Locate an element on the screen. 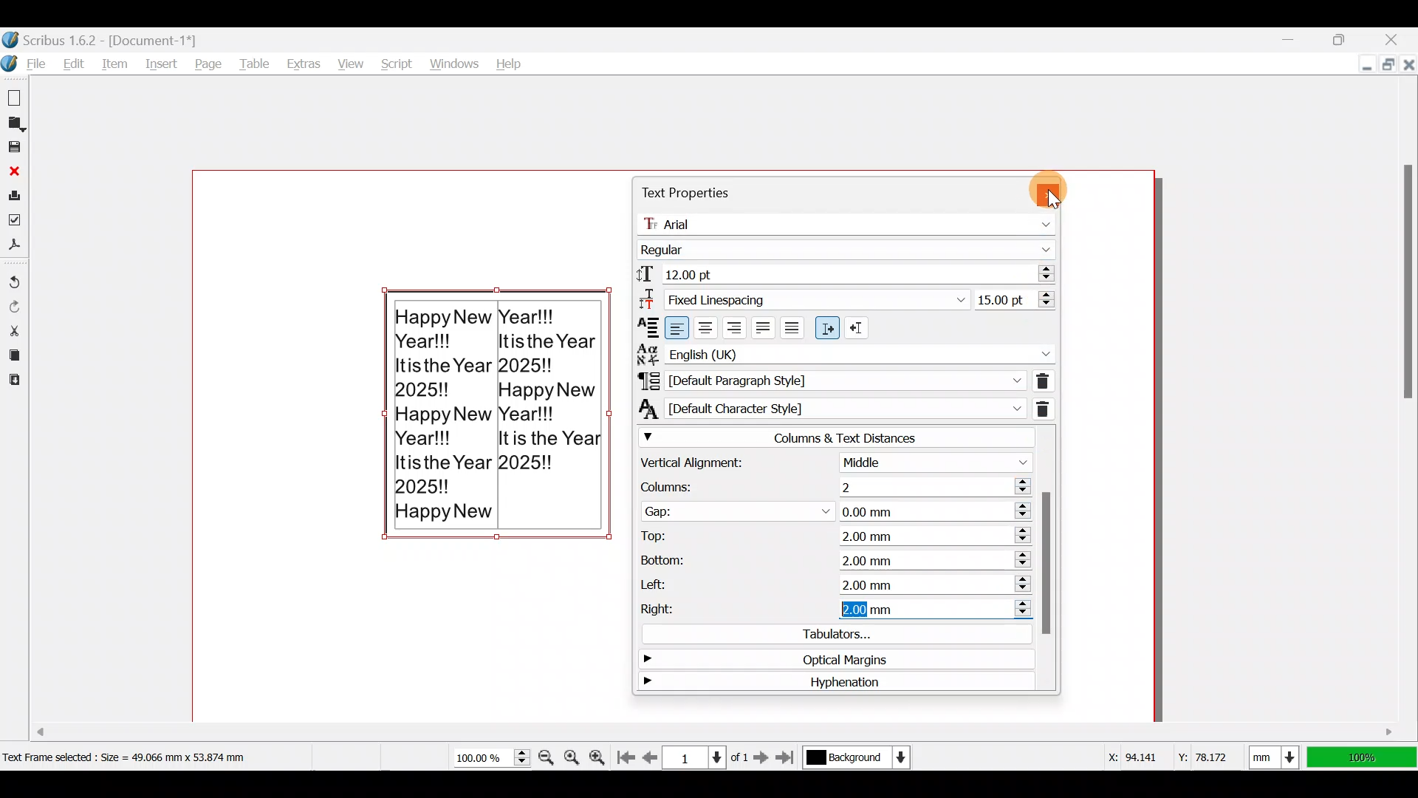 This screenshot has height=798, width=1418. Zoom out by the stepping value in tools preferences is located at coordinates (544, 753).